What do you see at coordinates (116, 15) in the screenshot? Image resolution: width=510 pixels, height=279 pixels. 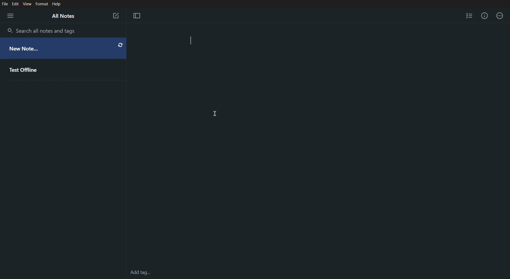 I see `New Note` at bounding box center [116, 15].